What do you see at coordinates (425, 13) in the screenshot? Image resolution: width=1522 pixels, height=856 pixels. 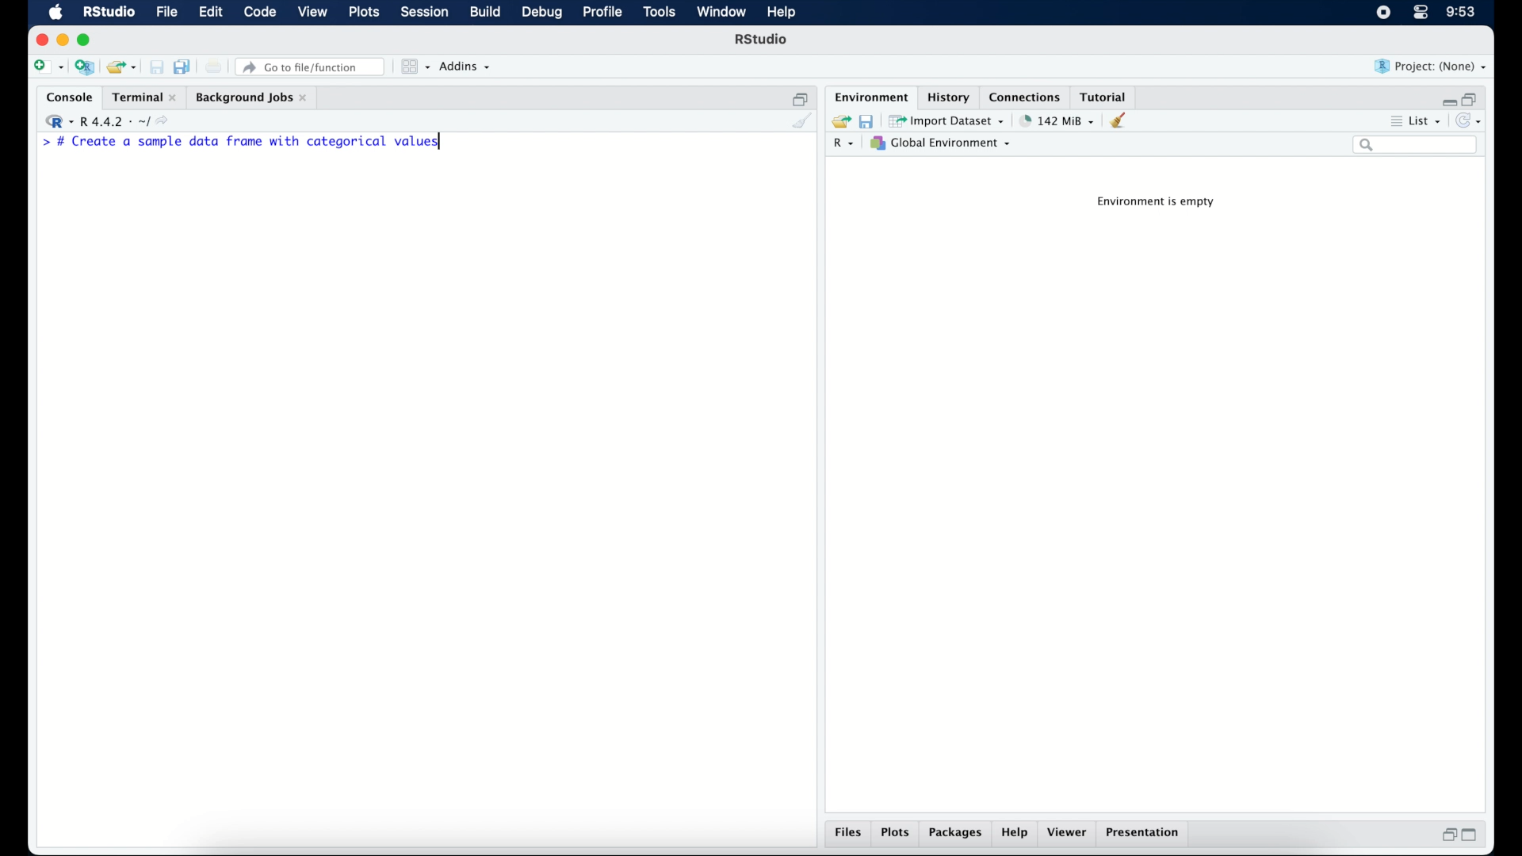 I see `session` at bounding box center [425, 13].